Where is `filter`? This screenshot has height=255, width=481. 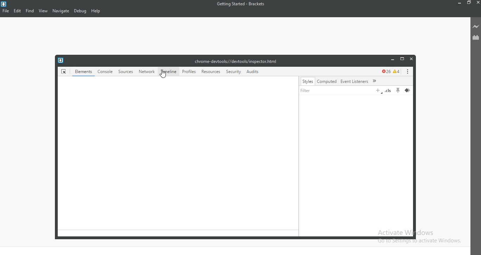 filter is located at coordinates (336, 91).